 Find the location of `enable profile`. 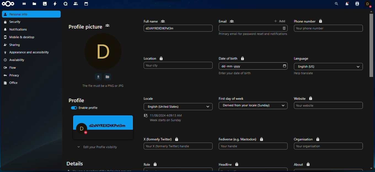

enable profile is located at coordinates (85, 108).